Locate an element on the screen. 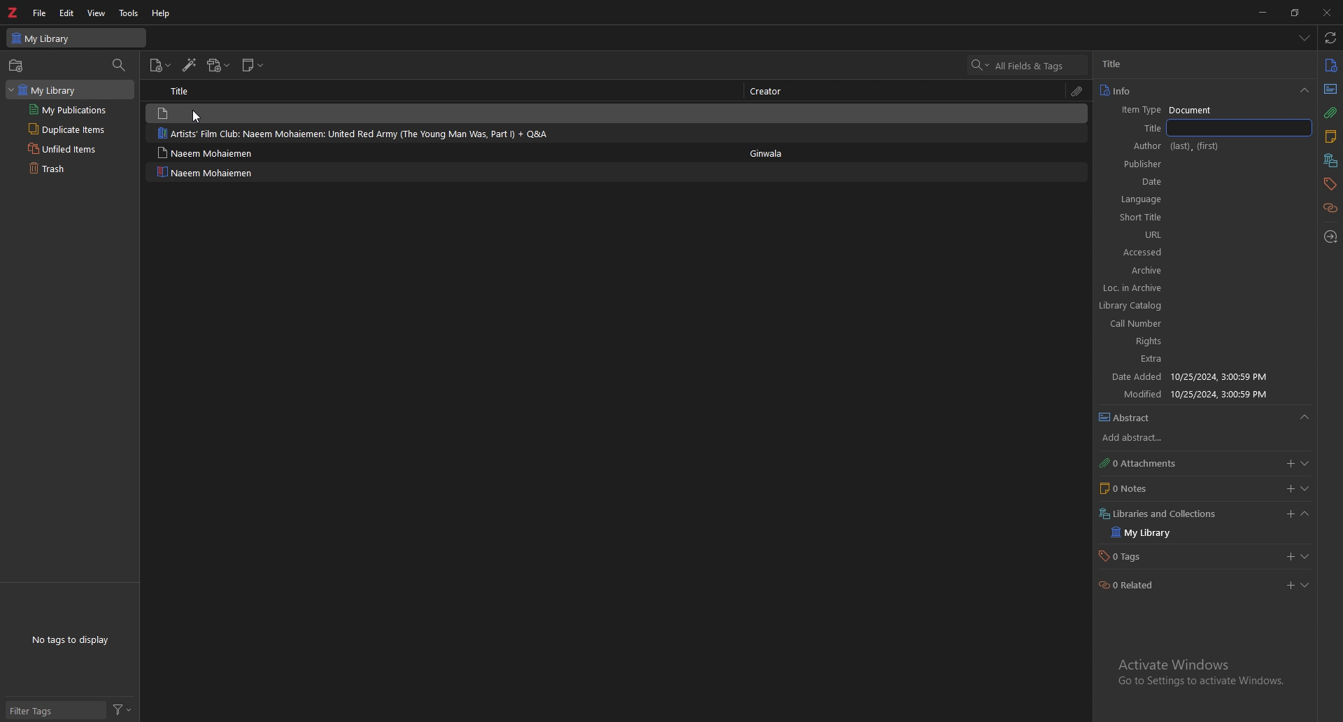  new note is located at coordinates (254, 65).